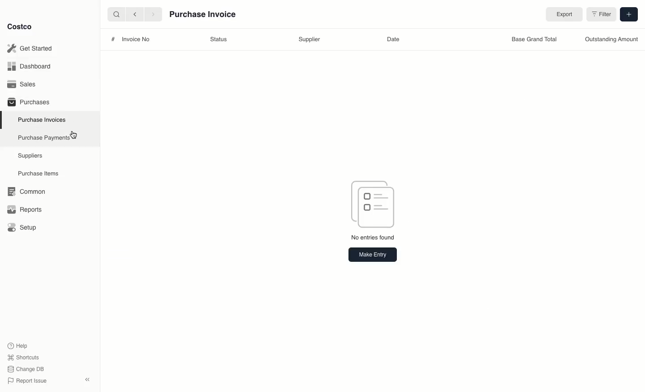 This screenshot has width=645, height=392. I want to click on ‘Common, so click(28, 190).